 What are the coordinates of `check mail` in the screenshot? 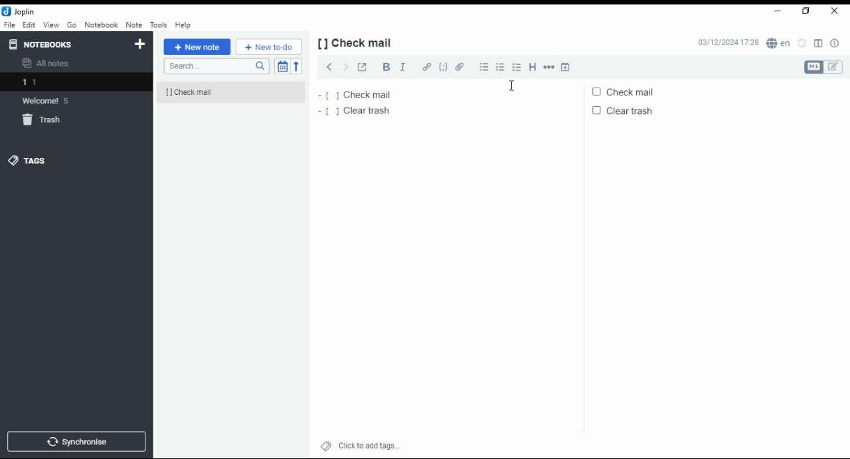 It's located at (359, 94).